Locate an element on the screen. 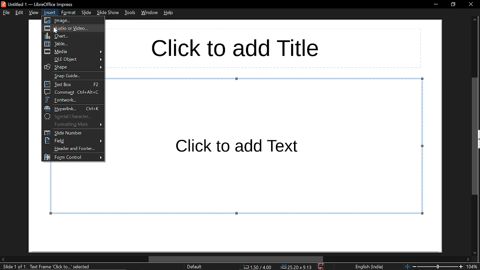 Image resolution: width=480 pixels, height=270 pixels. minimize is located at coordinates (434, 5).